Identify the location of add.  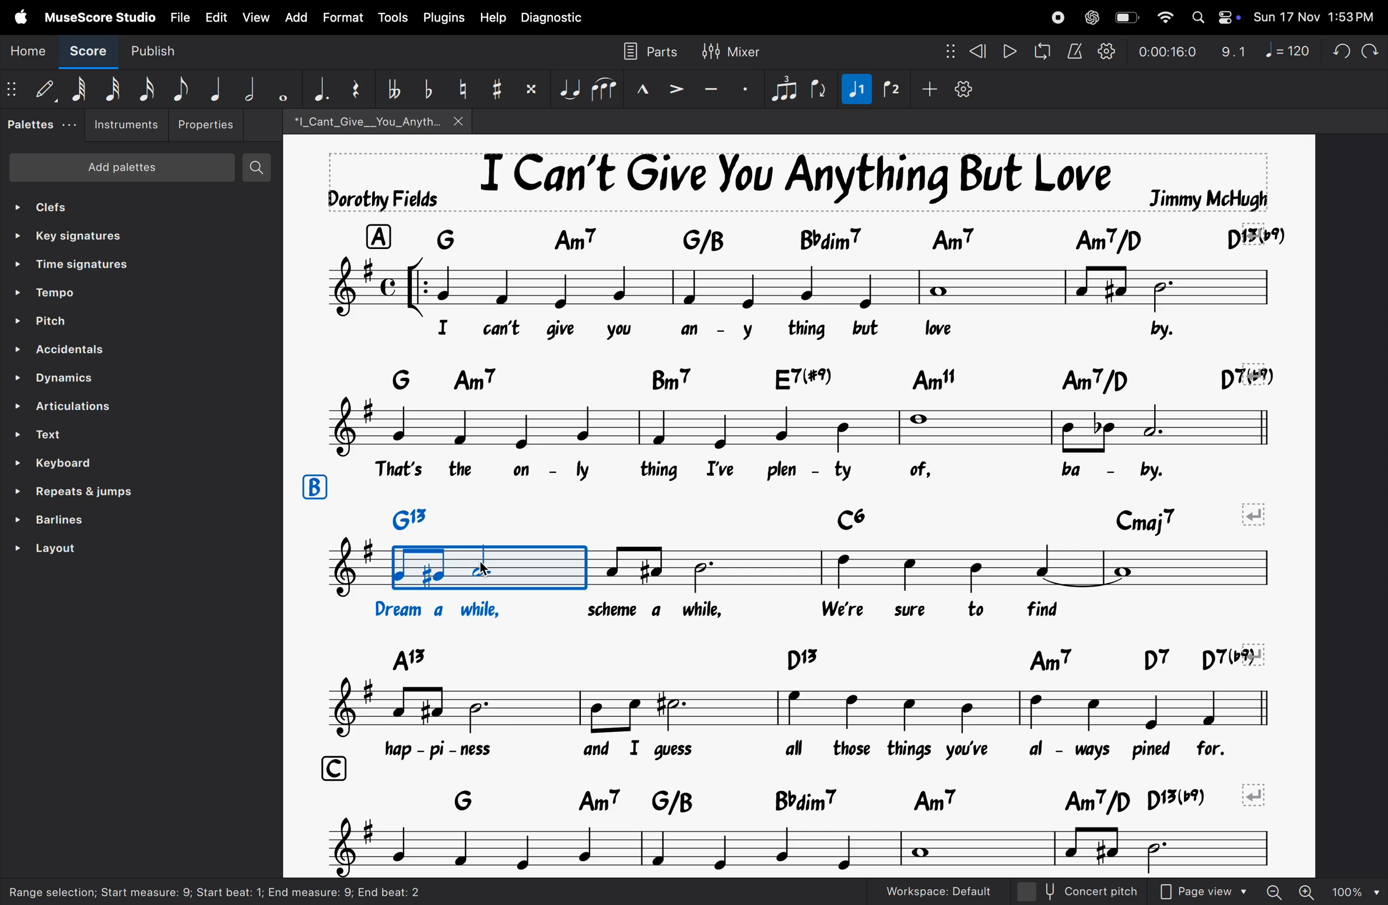
(930, 90).